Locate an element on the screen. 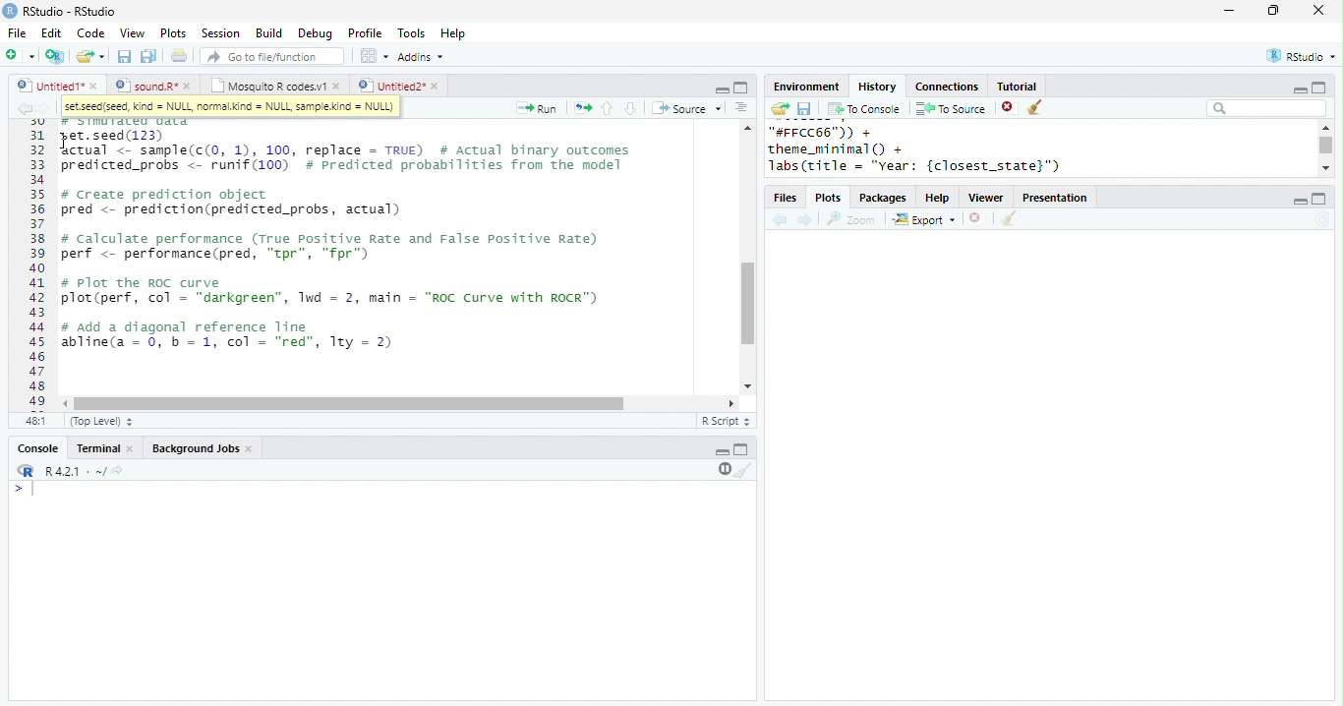 This screenshot has width=1343, height=706. close is located at coordinates (338, 86).